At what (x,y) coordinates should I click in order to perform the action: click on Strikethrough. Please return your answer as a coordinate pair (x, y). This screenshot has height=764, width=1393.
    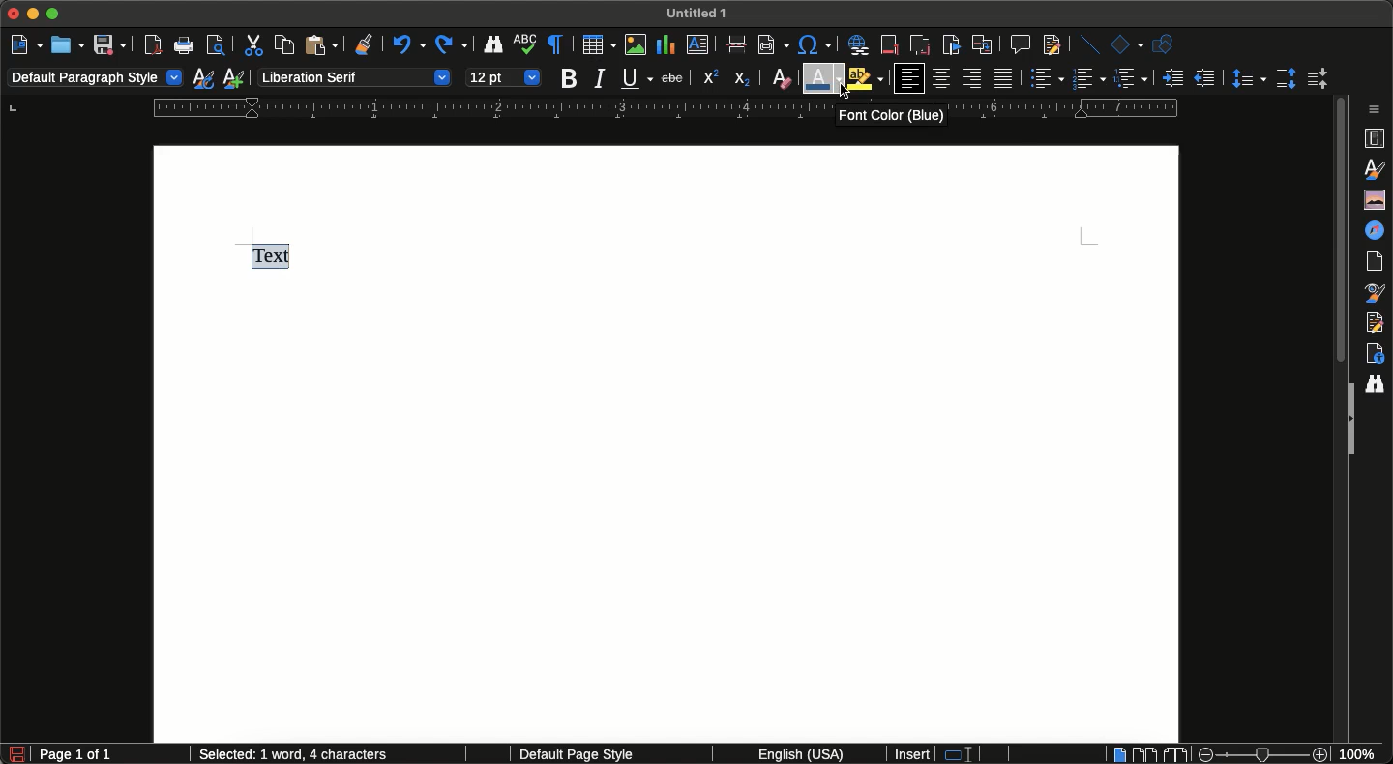
    Looking at the image, I should click on (670, 79).